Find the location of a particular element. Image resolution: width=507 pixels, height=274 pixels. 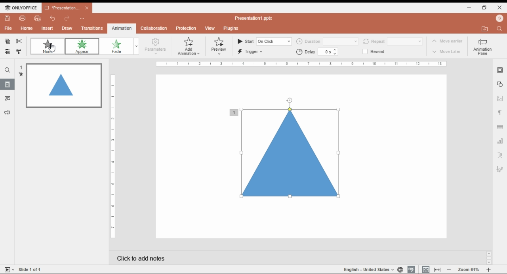

profile is located at coordinates (500, 18).